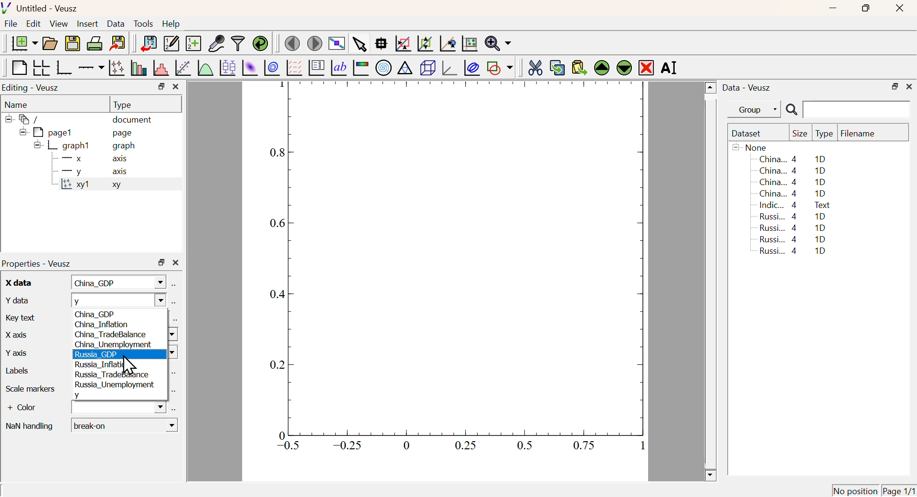 This screenshot has width=917, height=497. I want to click on Key text, so click(21, 317).